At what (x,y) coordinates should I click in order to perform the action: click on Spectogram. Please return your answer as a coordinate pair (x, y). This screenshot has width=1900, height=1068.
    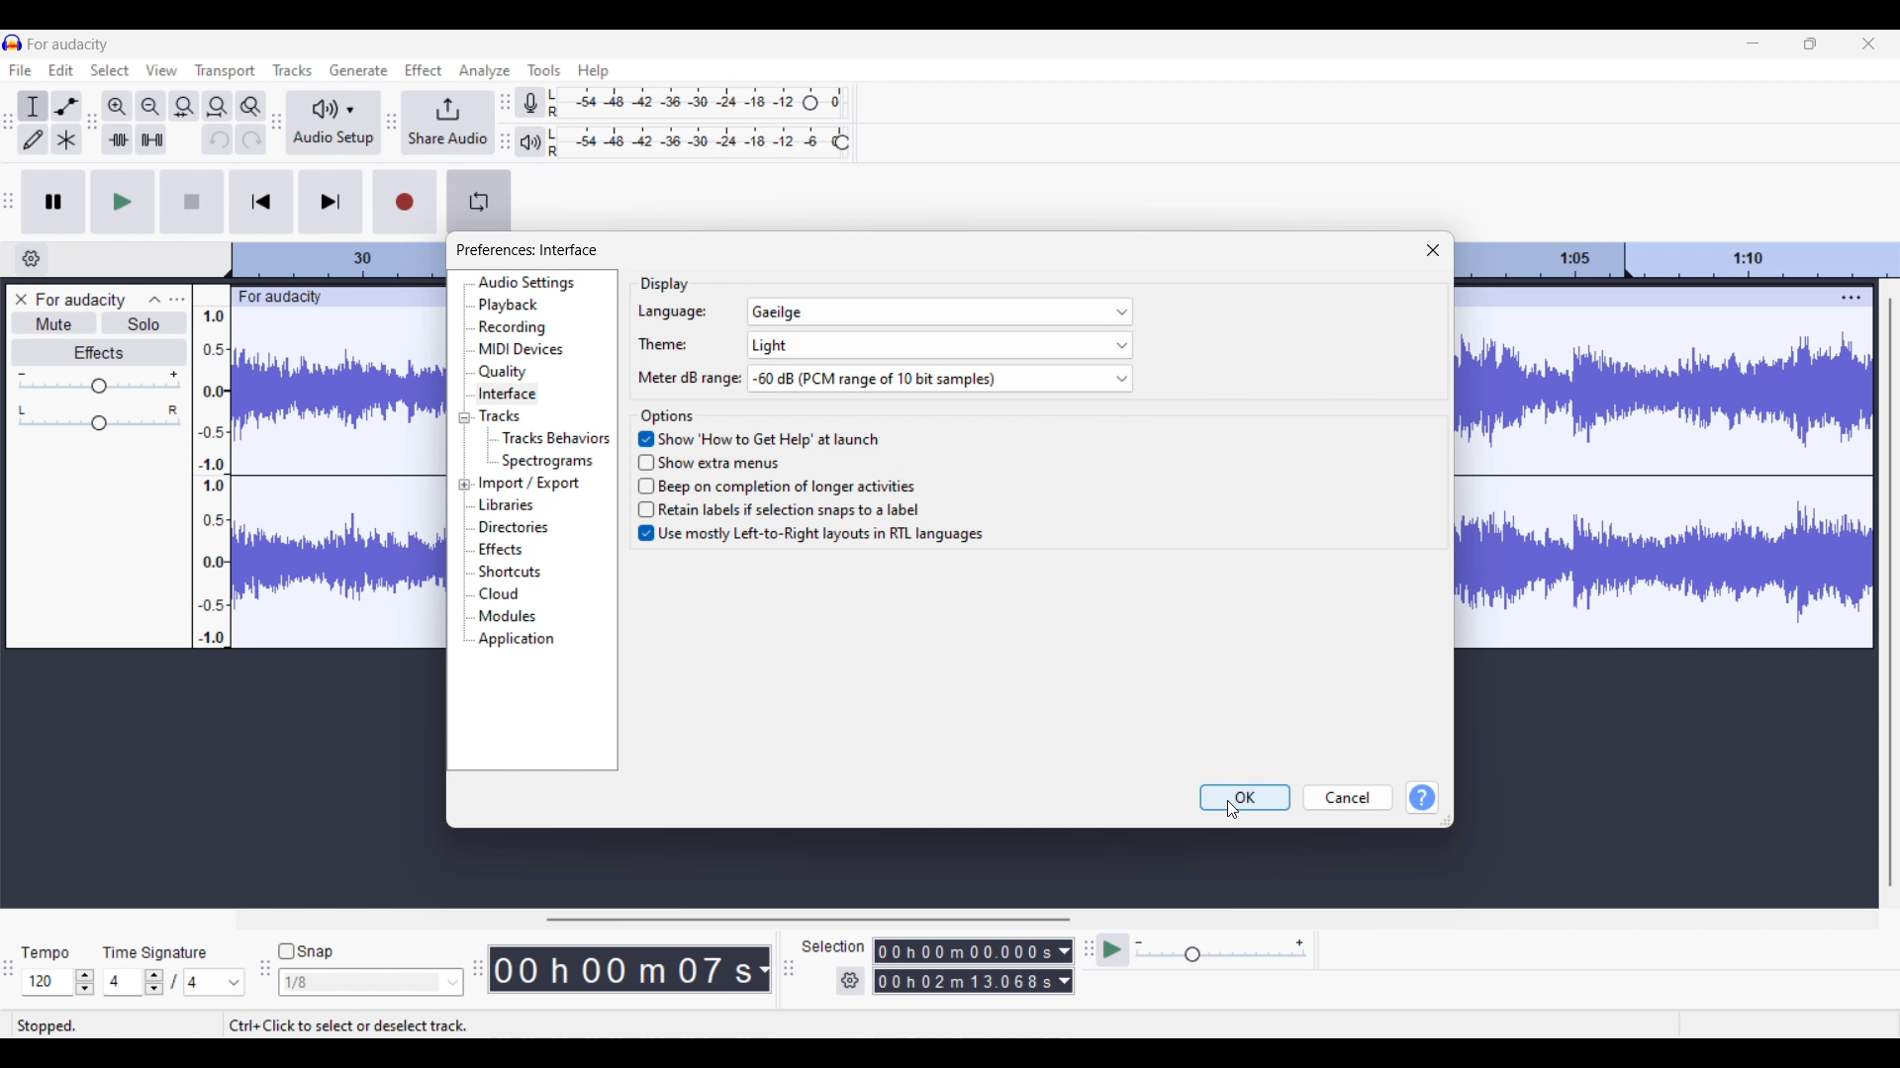
    Looking at the image, I should click on (550, 461).